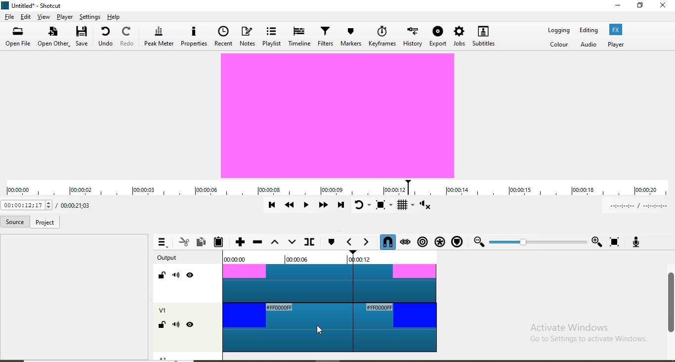 This screenshot has height=362, width=675. I want to click on , so click(164, 242).